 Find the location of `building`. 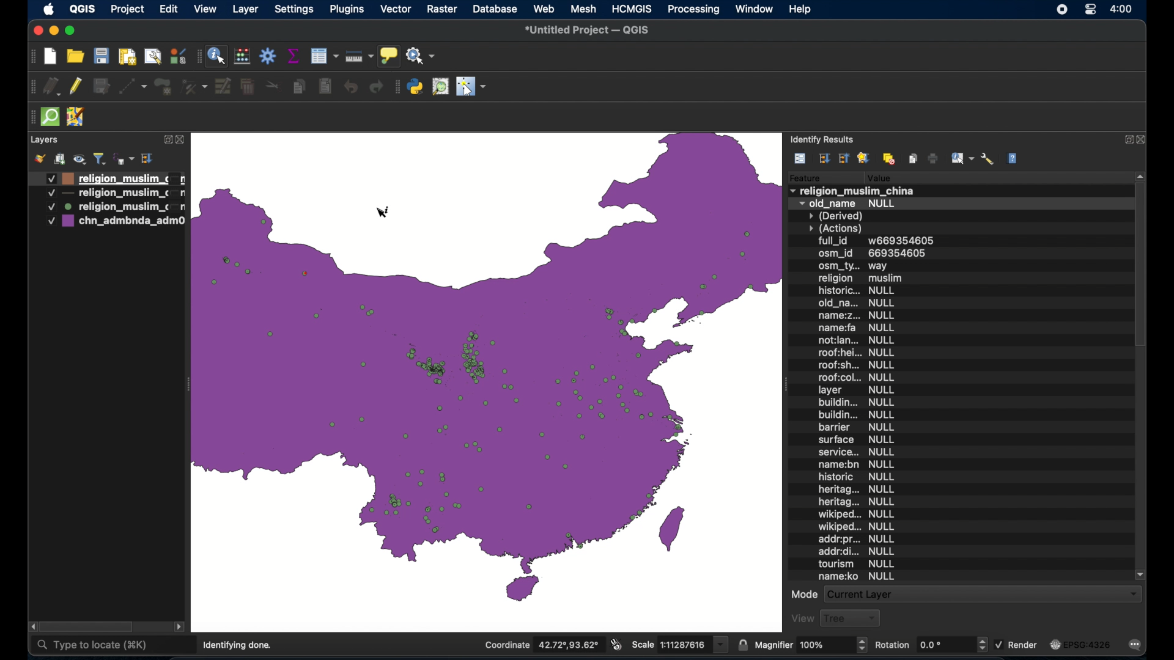

building is located at coordinates (858, 414).